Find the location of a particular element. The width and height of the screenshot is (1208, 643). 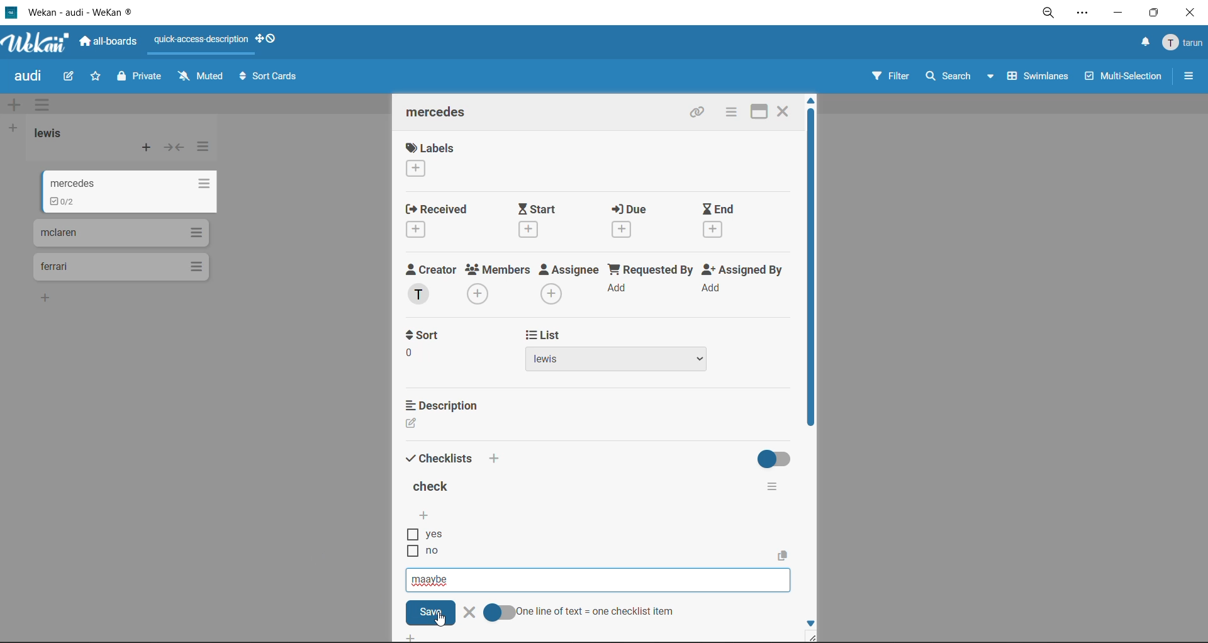

Copy is located at coordinates (784, 556).